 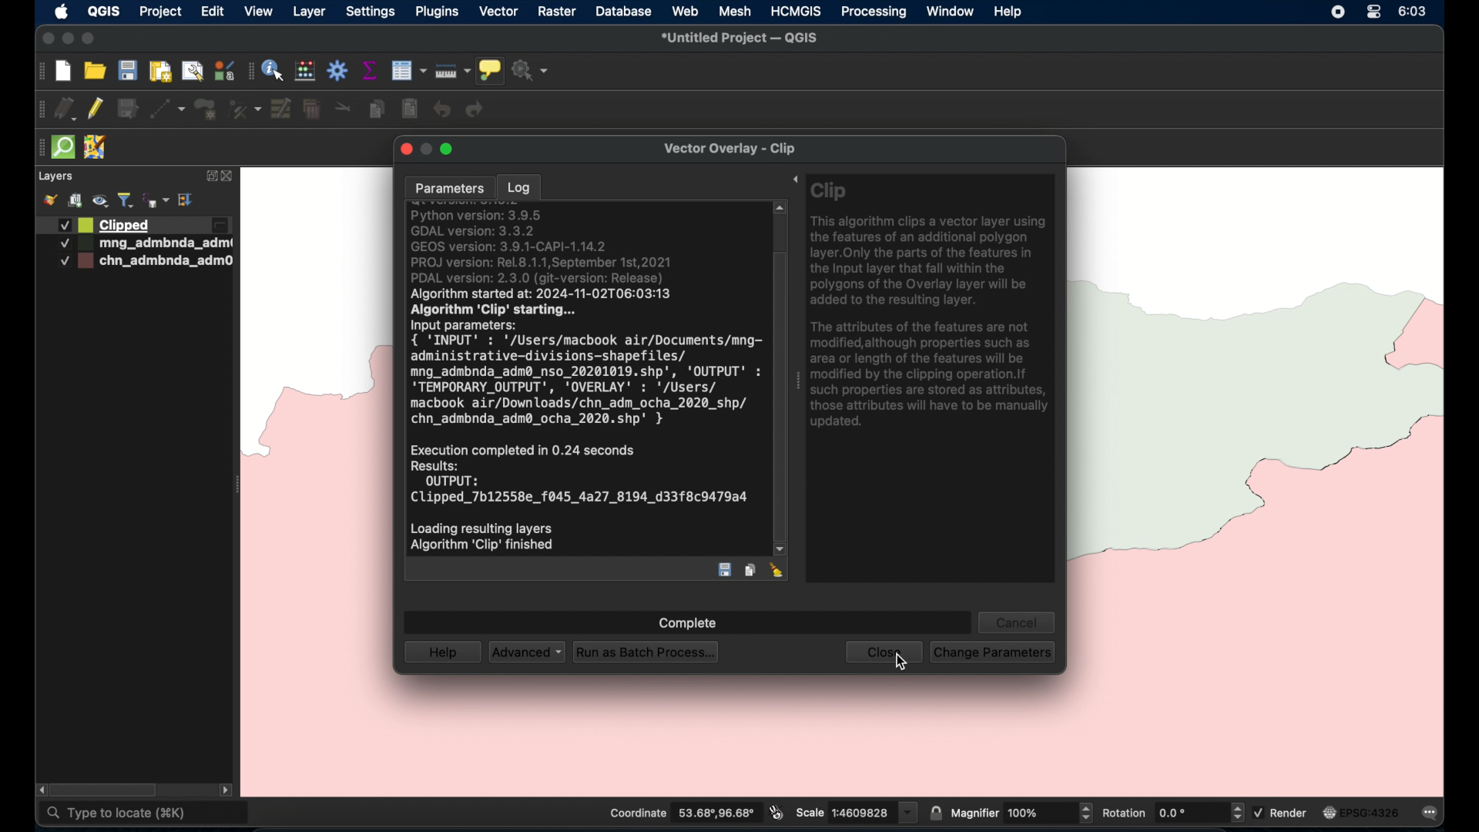 I want to click on lock scale, so click(x=935, y=811).